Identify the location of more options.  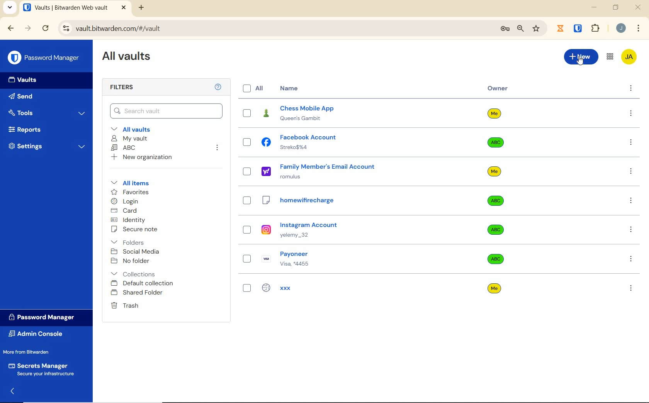
(632, 258).